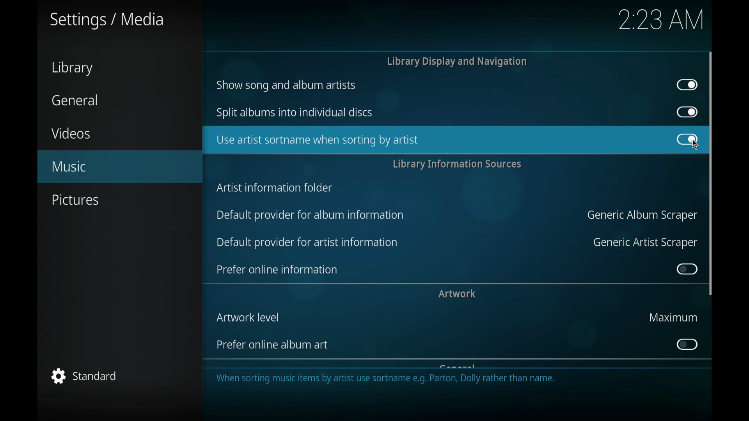 The width and height of the screenshot is (749, 421). What do you see at coordinates (692, 147) in the screenshot?
I see `cursor` at bounding box center [692, 147].